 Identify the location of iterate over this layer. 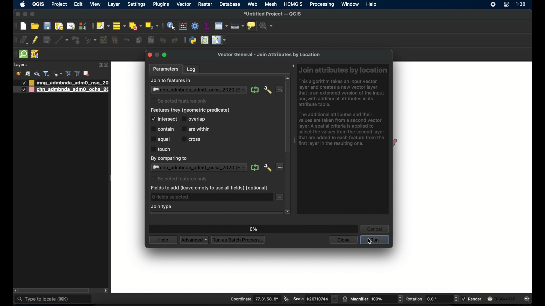
(254, 168).